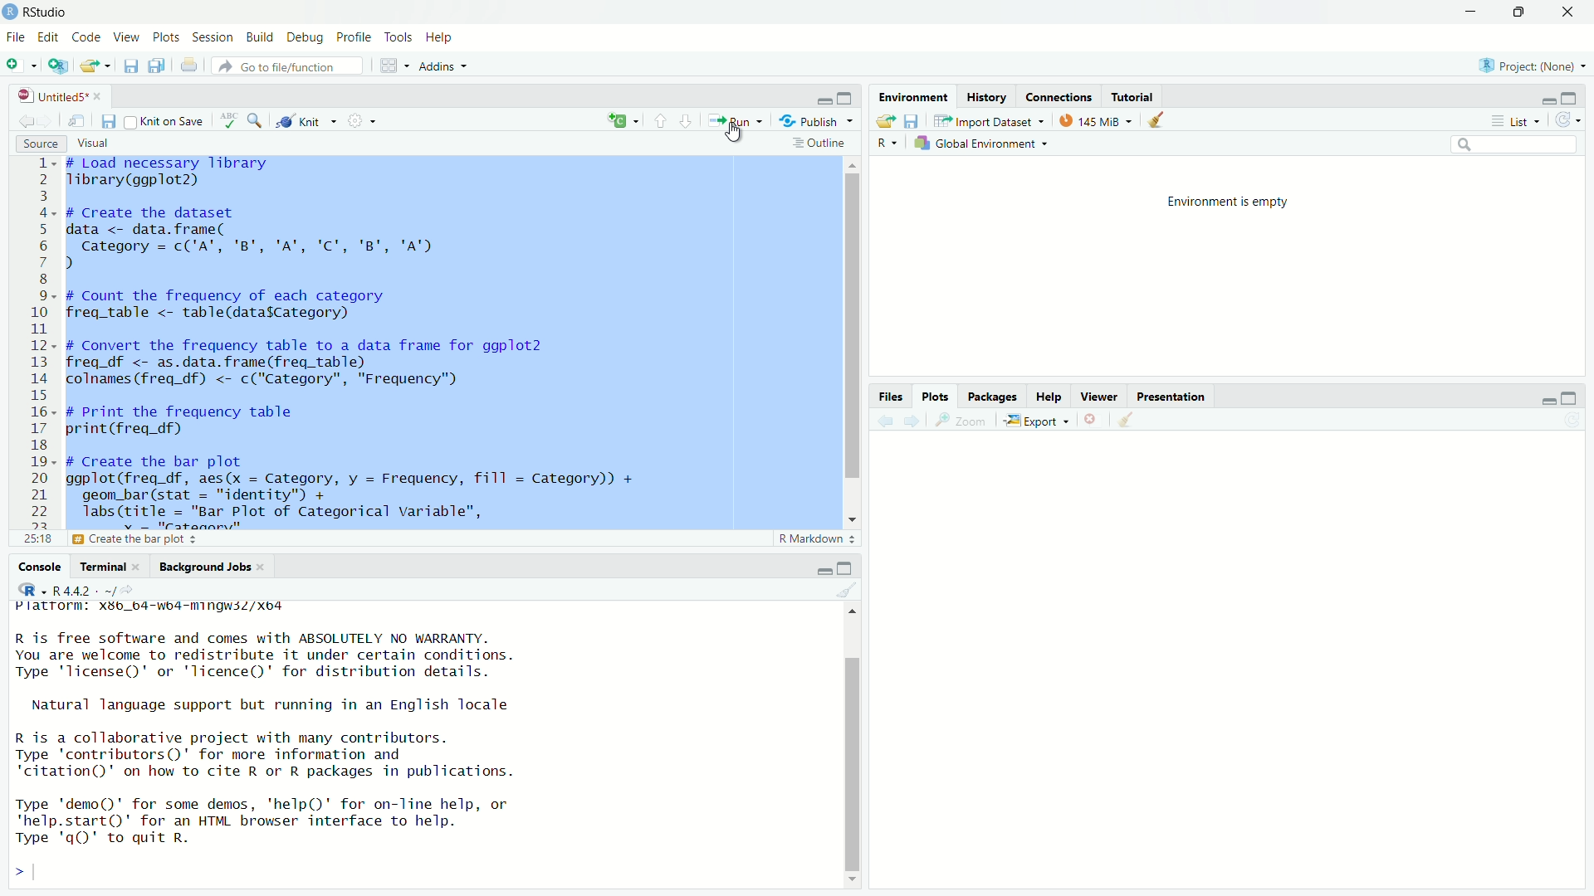  What do you see at coordinates (101, 567) in the screenshot?
I see `Terminal` at bounding box center [101, 567].